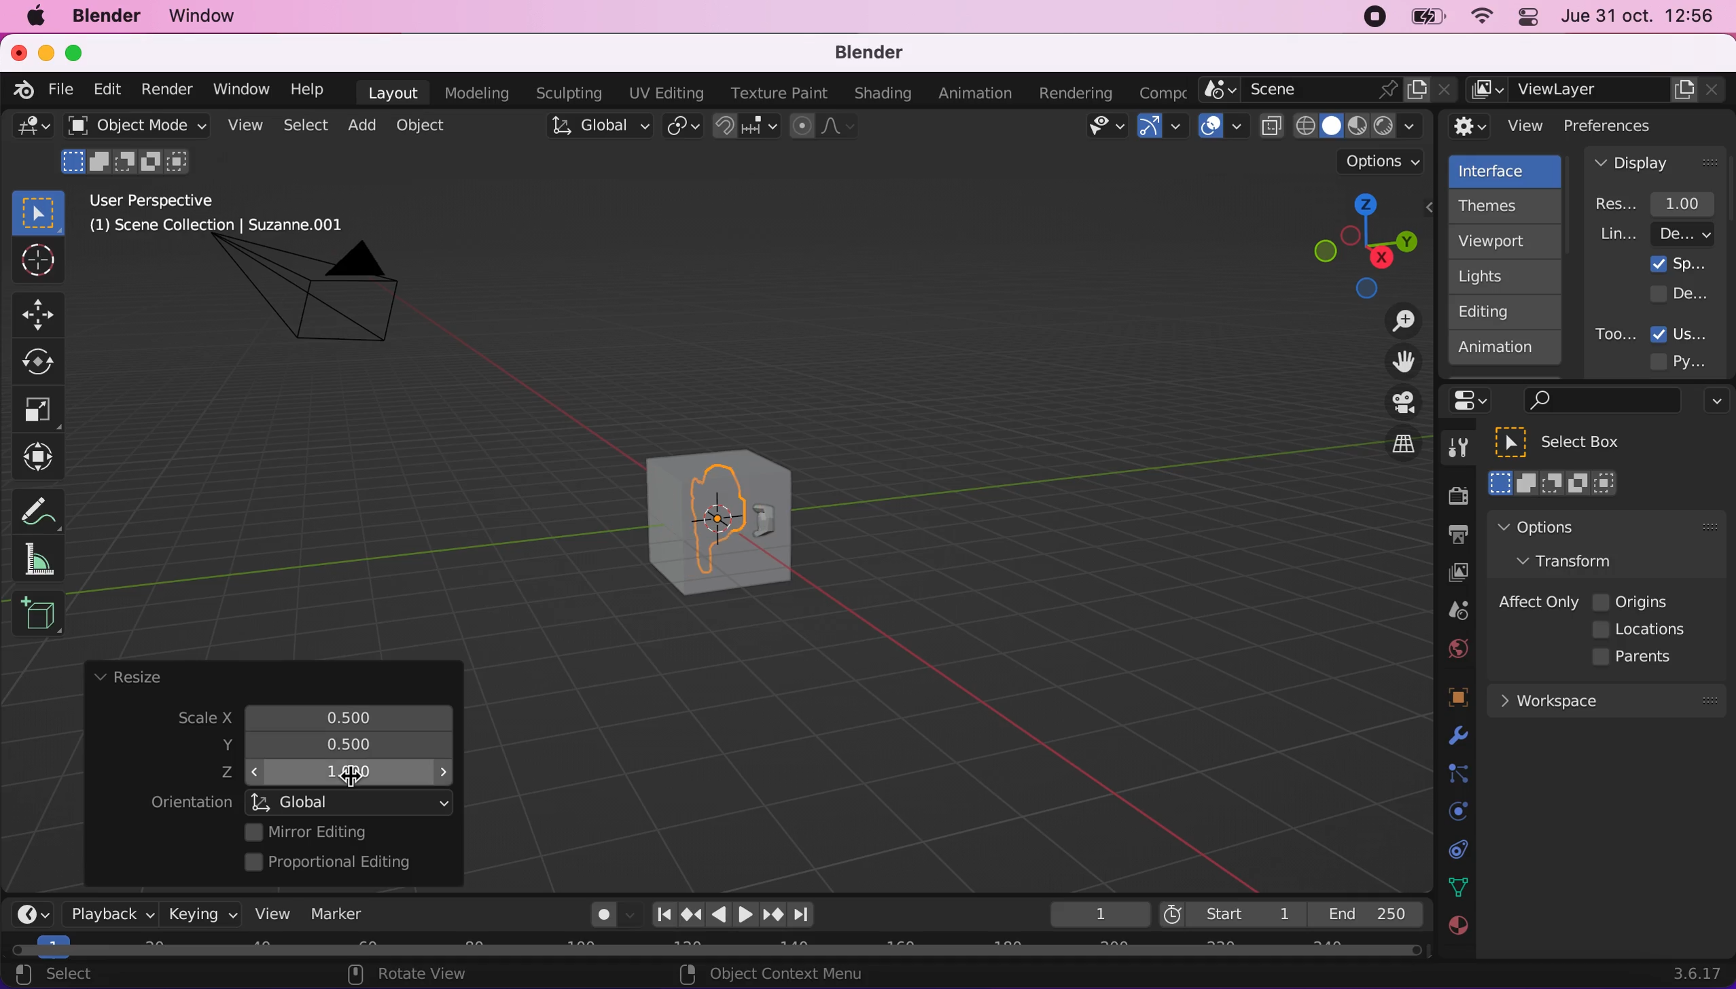 This screenshot has width=1736, height=989. I want to click on orientation, so click(191, 803).